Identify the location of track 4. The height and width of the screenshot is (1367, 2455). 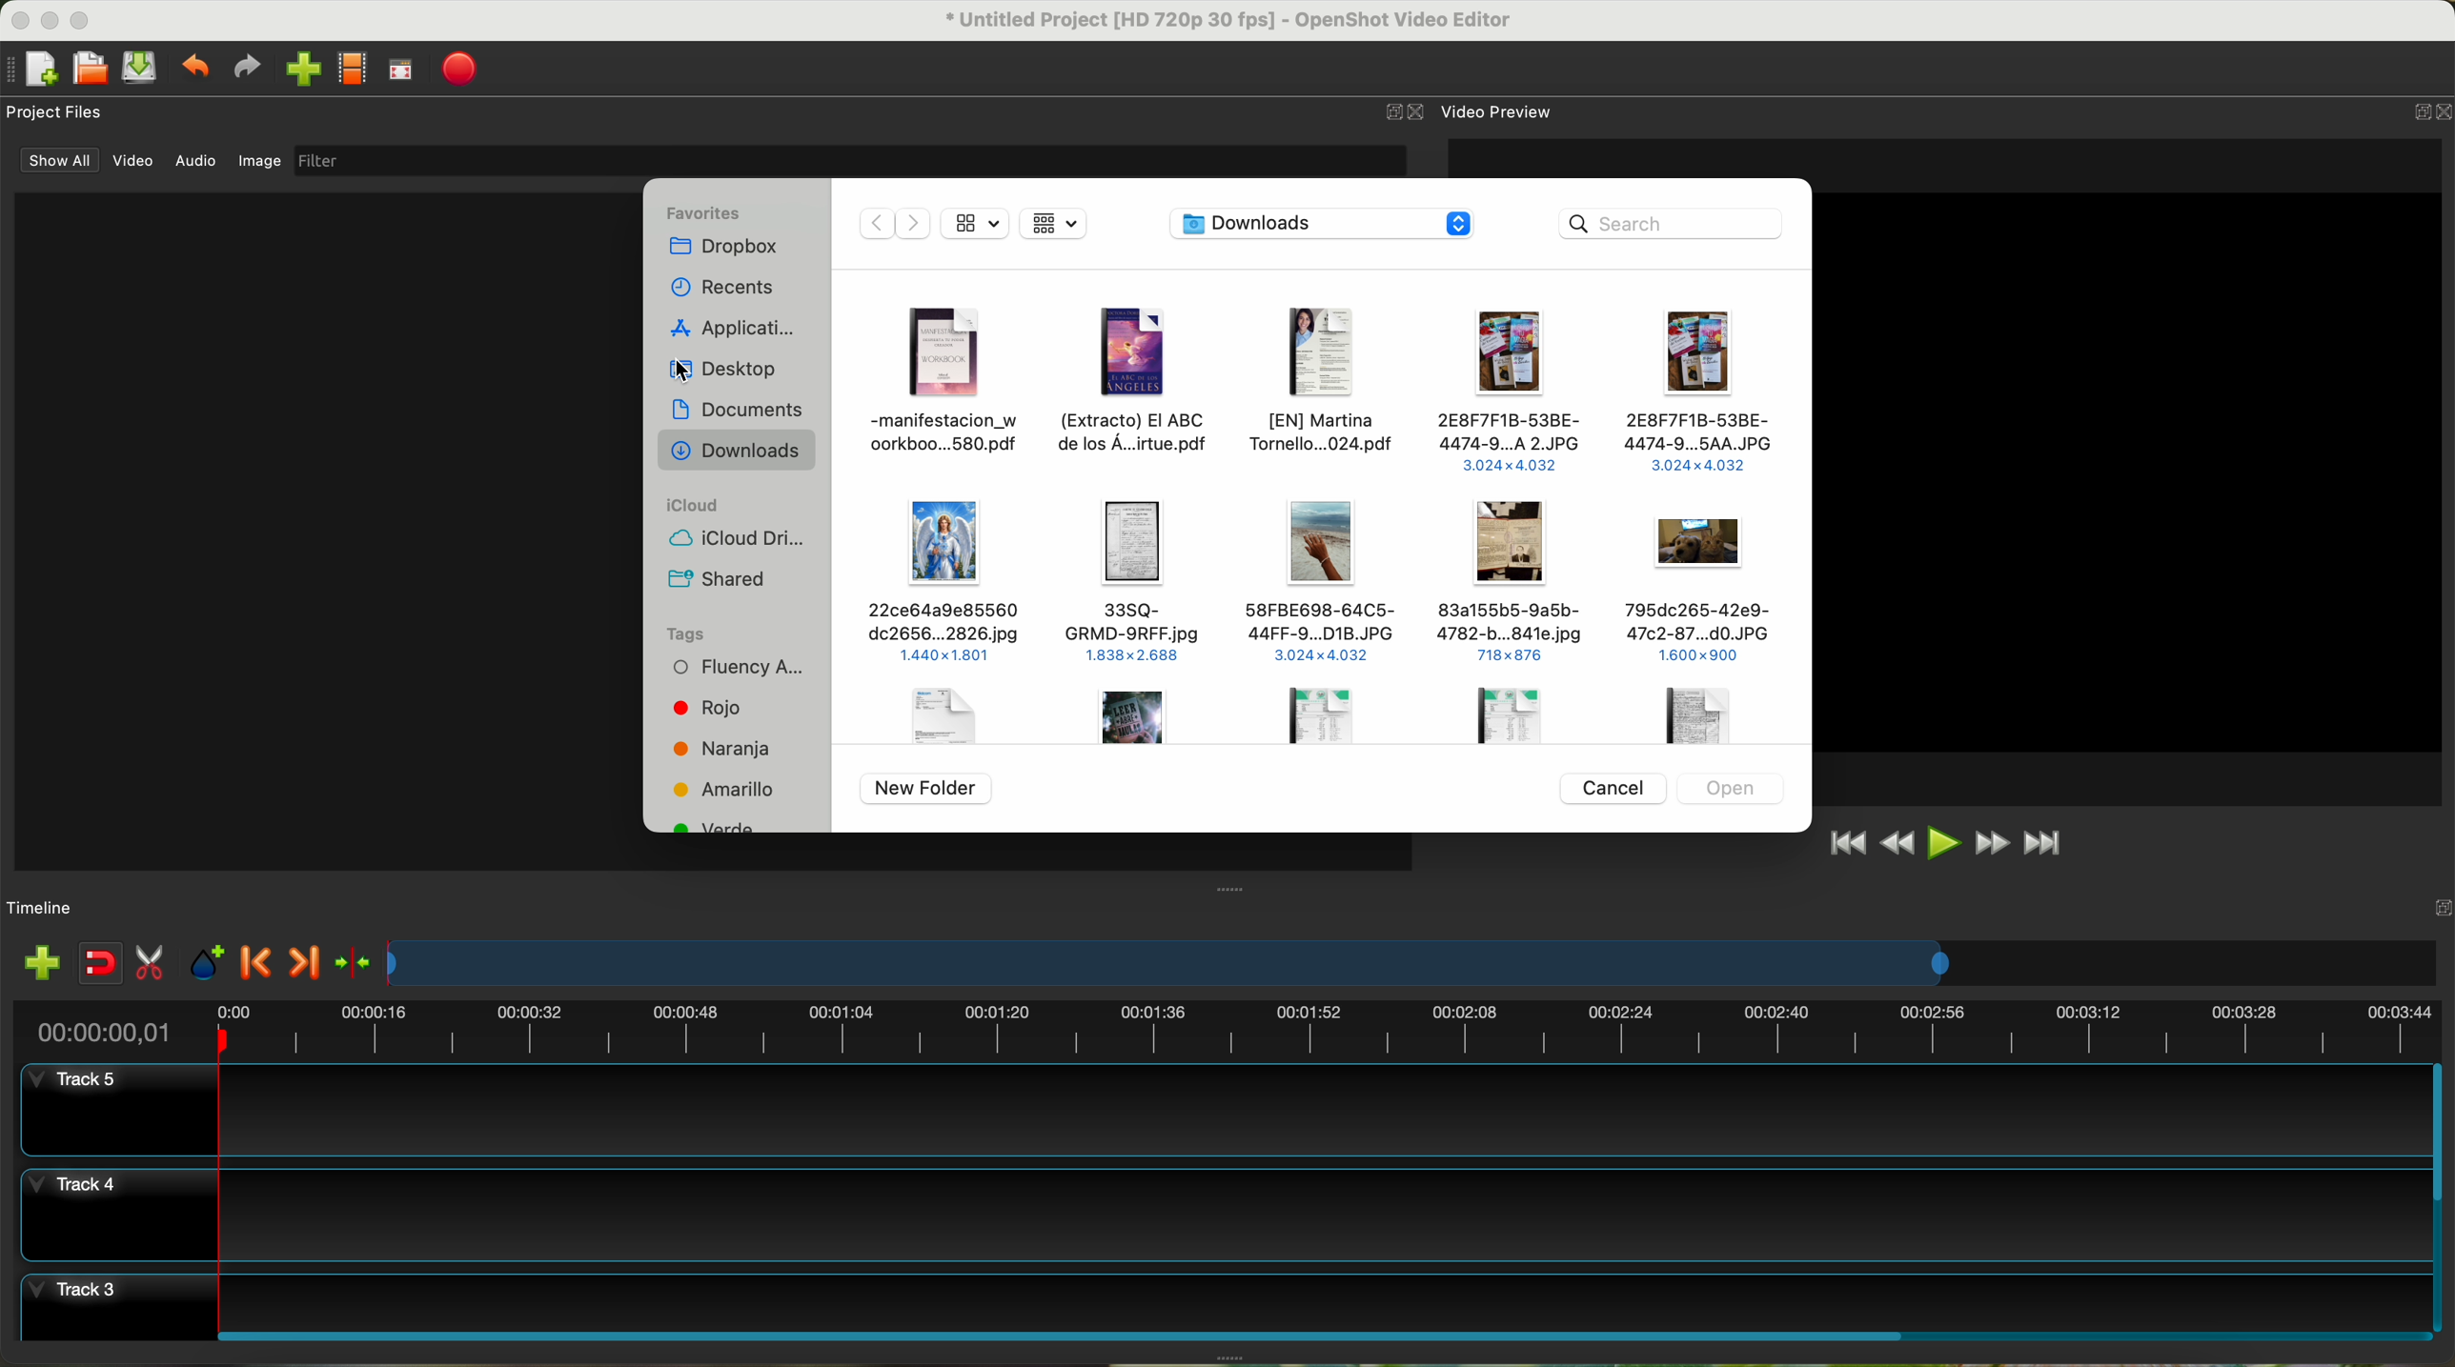
(1221, 1215).